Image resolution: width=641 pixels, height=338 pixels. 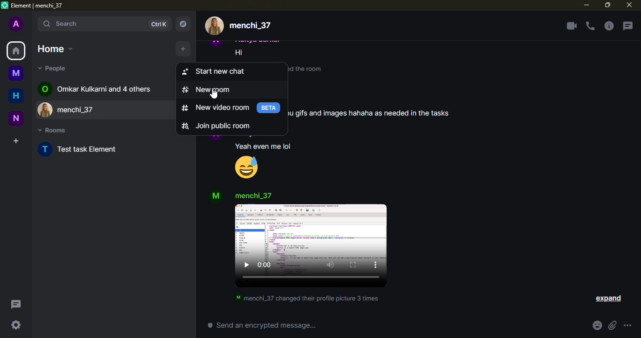 I want to click on people, so click(x=53, y=68).